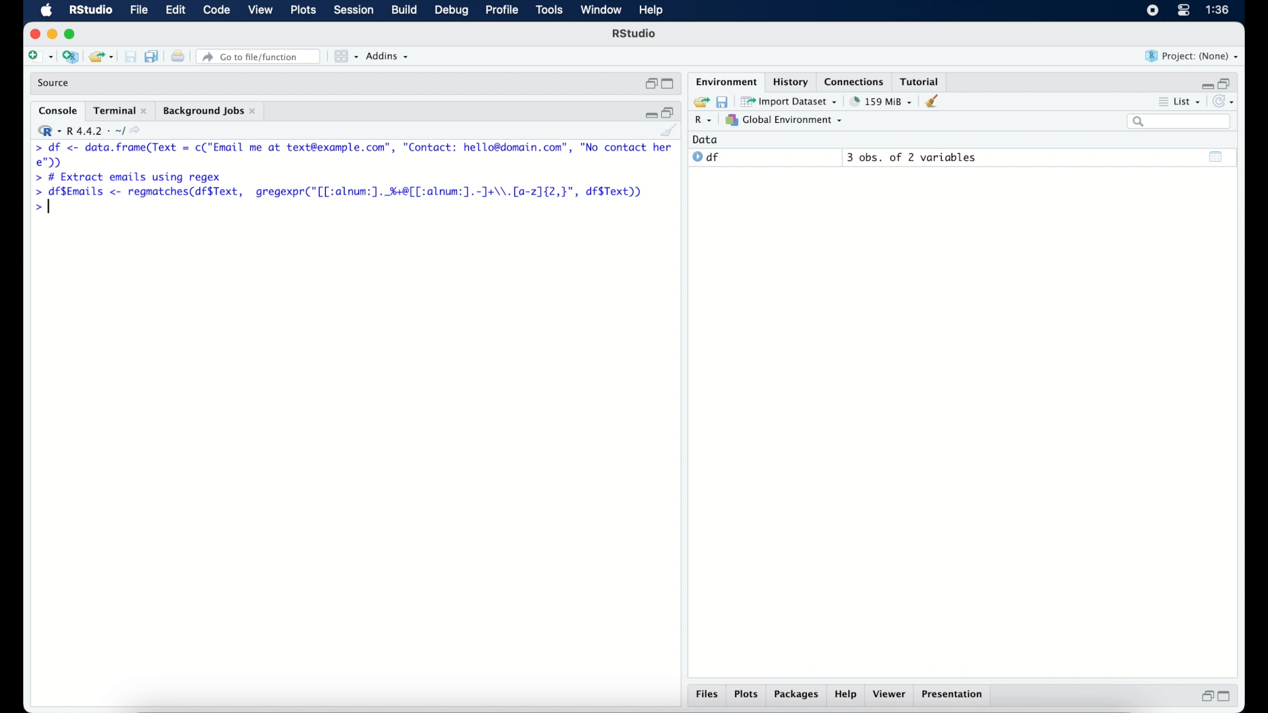 This screenshot has height=713, width=1268. What do you see at coordinates (912, 157) in the screenshot?
I see `3 obs, of 2 variables` at bounding box center [912, 157].